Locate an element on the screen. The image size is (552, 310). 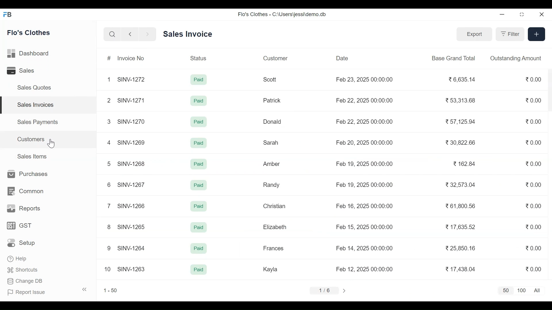
Navigate Forward is located at coordinates (147, 34).